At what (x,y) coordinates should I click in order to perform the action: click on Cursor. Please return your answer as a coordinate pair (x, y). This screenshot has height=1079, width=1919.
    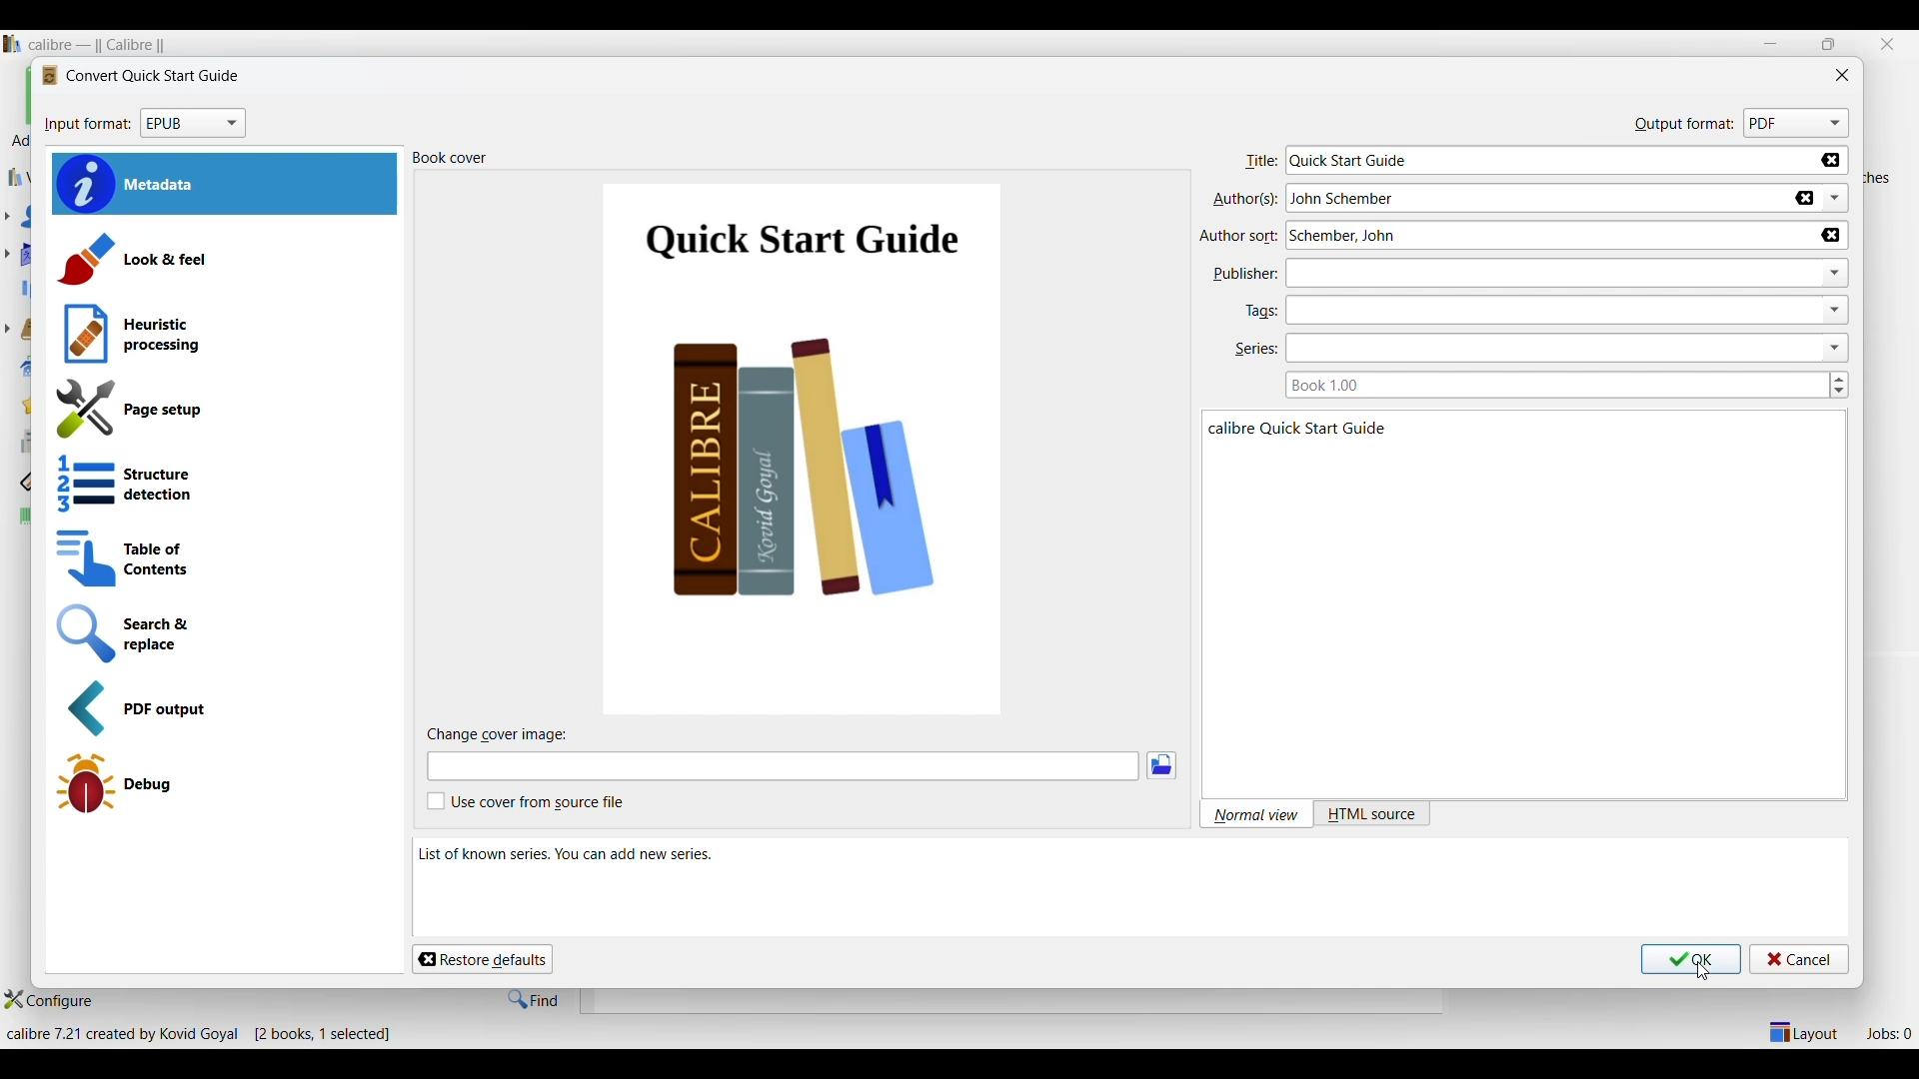
    Looking at the image, I should click on (1702, 972).